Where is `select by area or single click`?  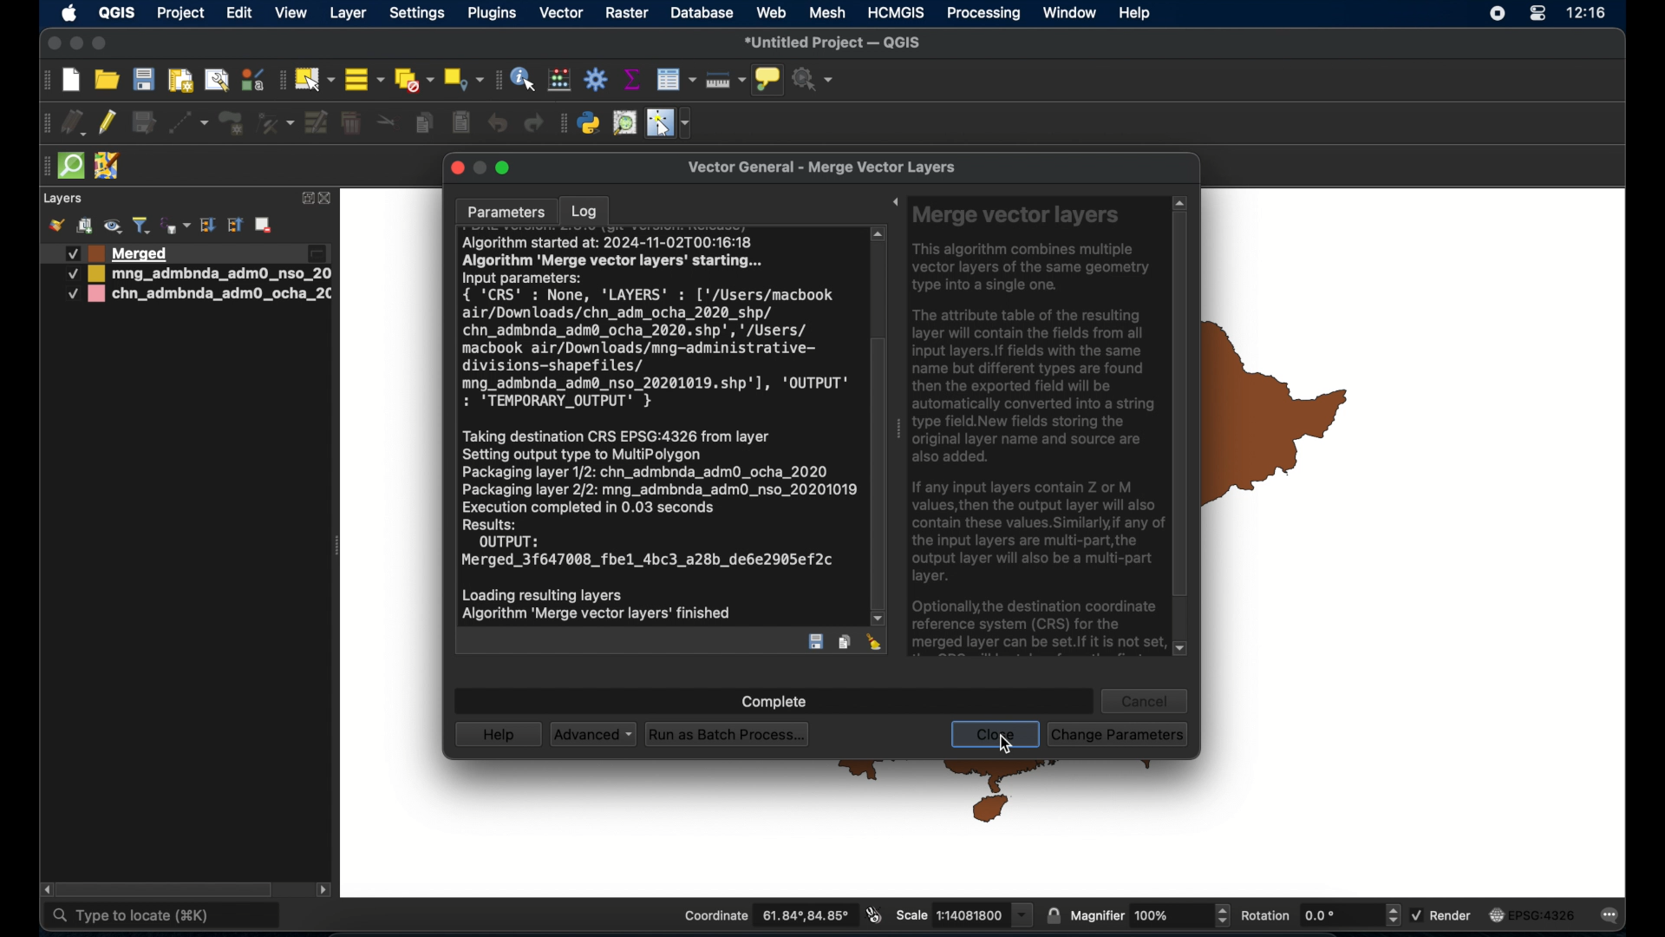
select by area or single click is located at coordinates (317, 77).